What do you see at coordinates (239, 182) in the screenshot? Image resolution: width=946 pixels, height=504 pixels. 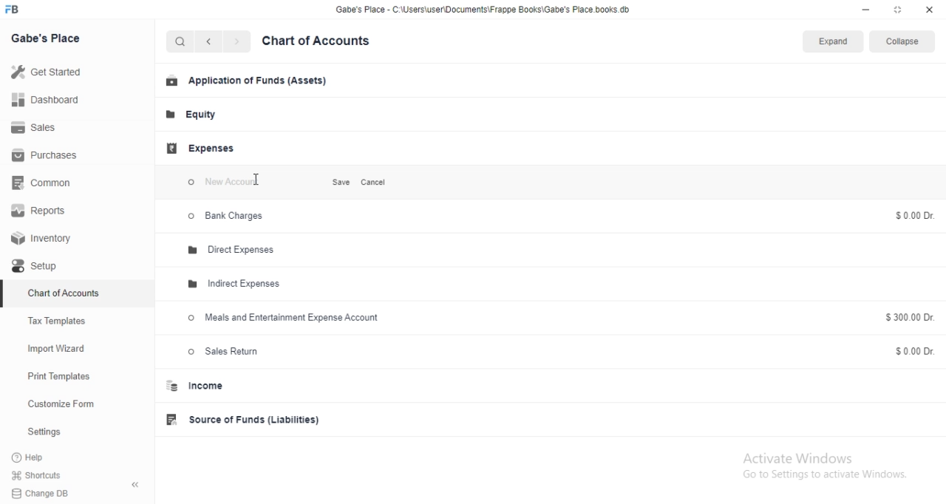 I see `New account` at bounding box center [239, 182].